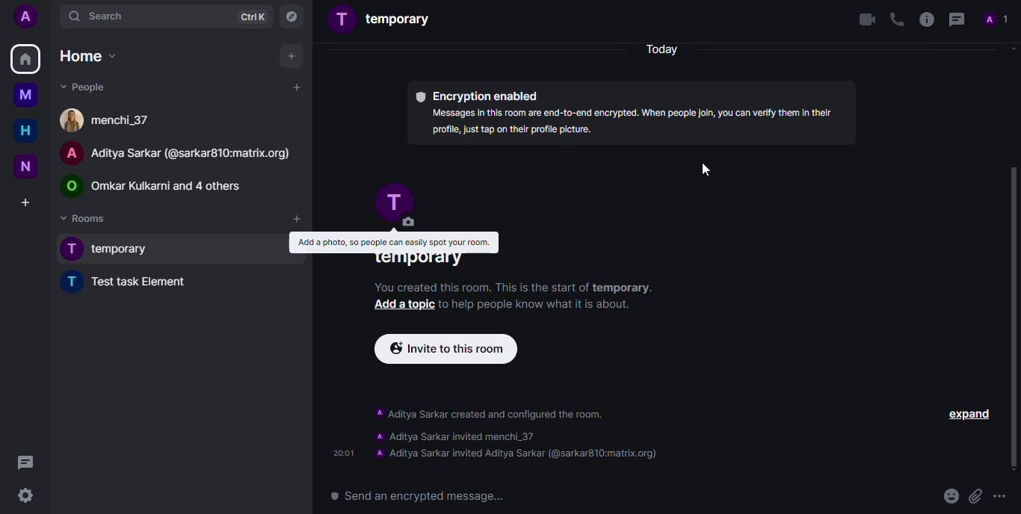 The image size is (1021, 514). I want to click on test task element, so click(134, 282).